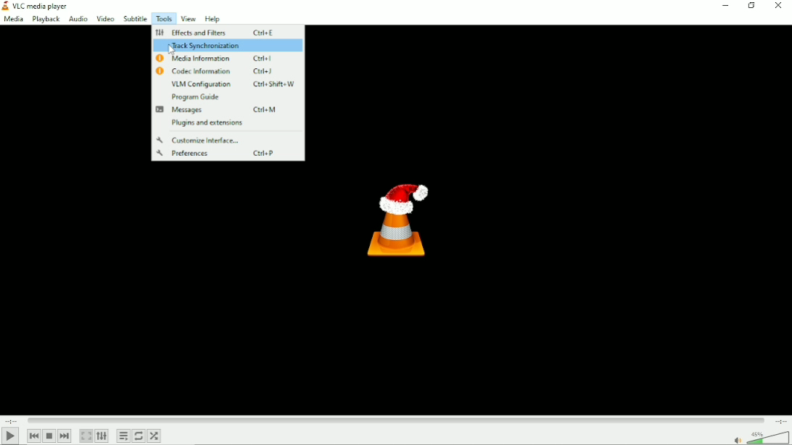 This screenshot has width=792, height=445. What do you see at coordinates (12, 420) in the screenshot?
I see `Elapsed time` at bounding box center [12, 420].